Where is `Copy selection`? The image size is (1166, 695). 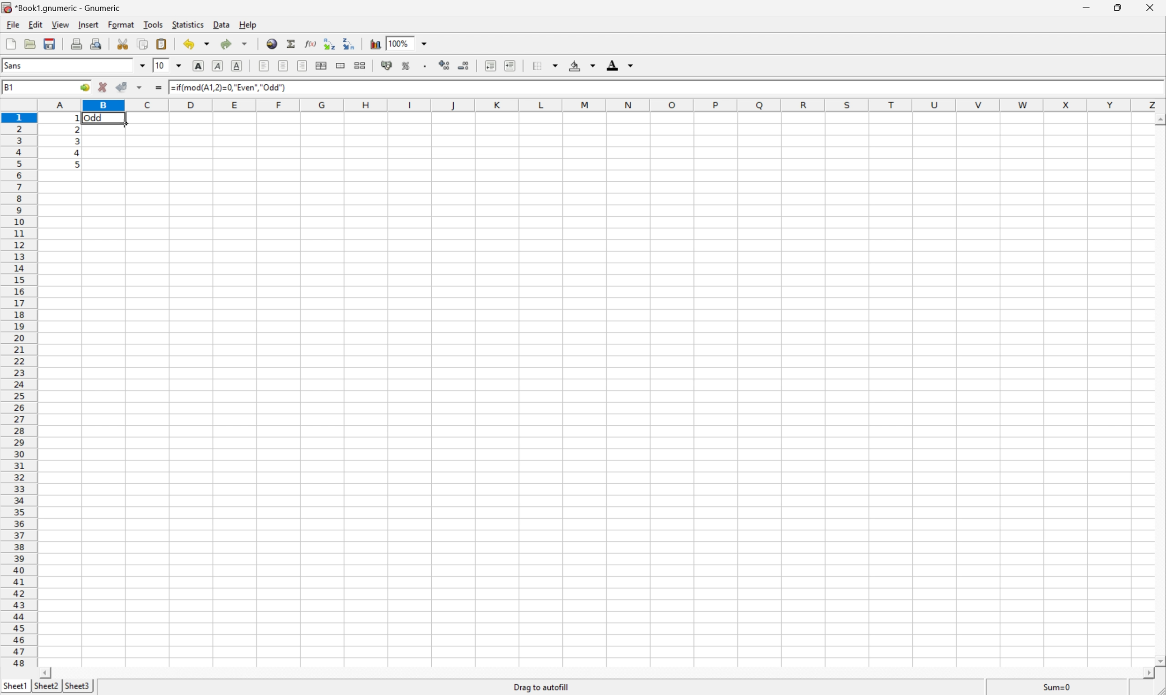 Copy selection is located at coordinates (142, 44).